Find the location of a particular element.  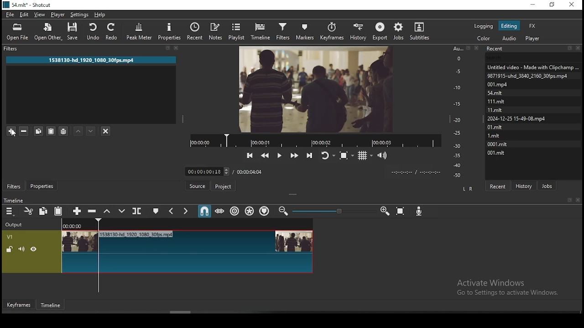

player is located at coordinates (57, 15).